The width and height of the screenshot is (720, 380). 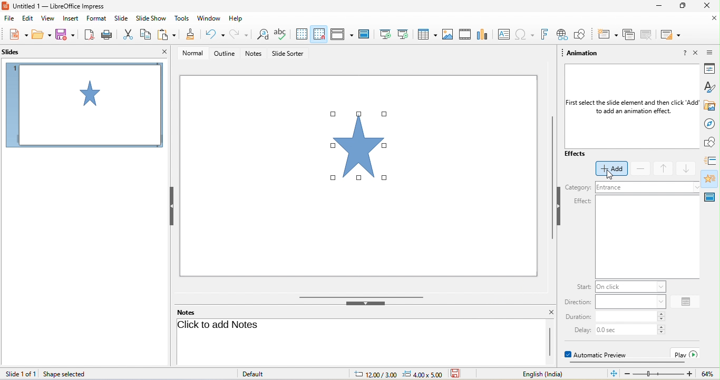 What do you see at coordinates (579, 329) in the screenshot?
I see `delay` at bounding box center [579, 329].